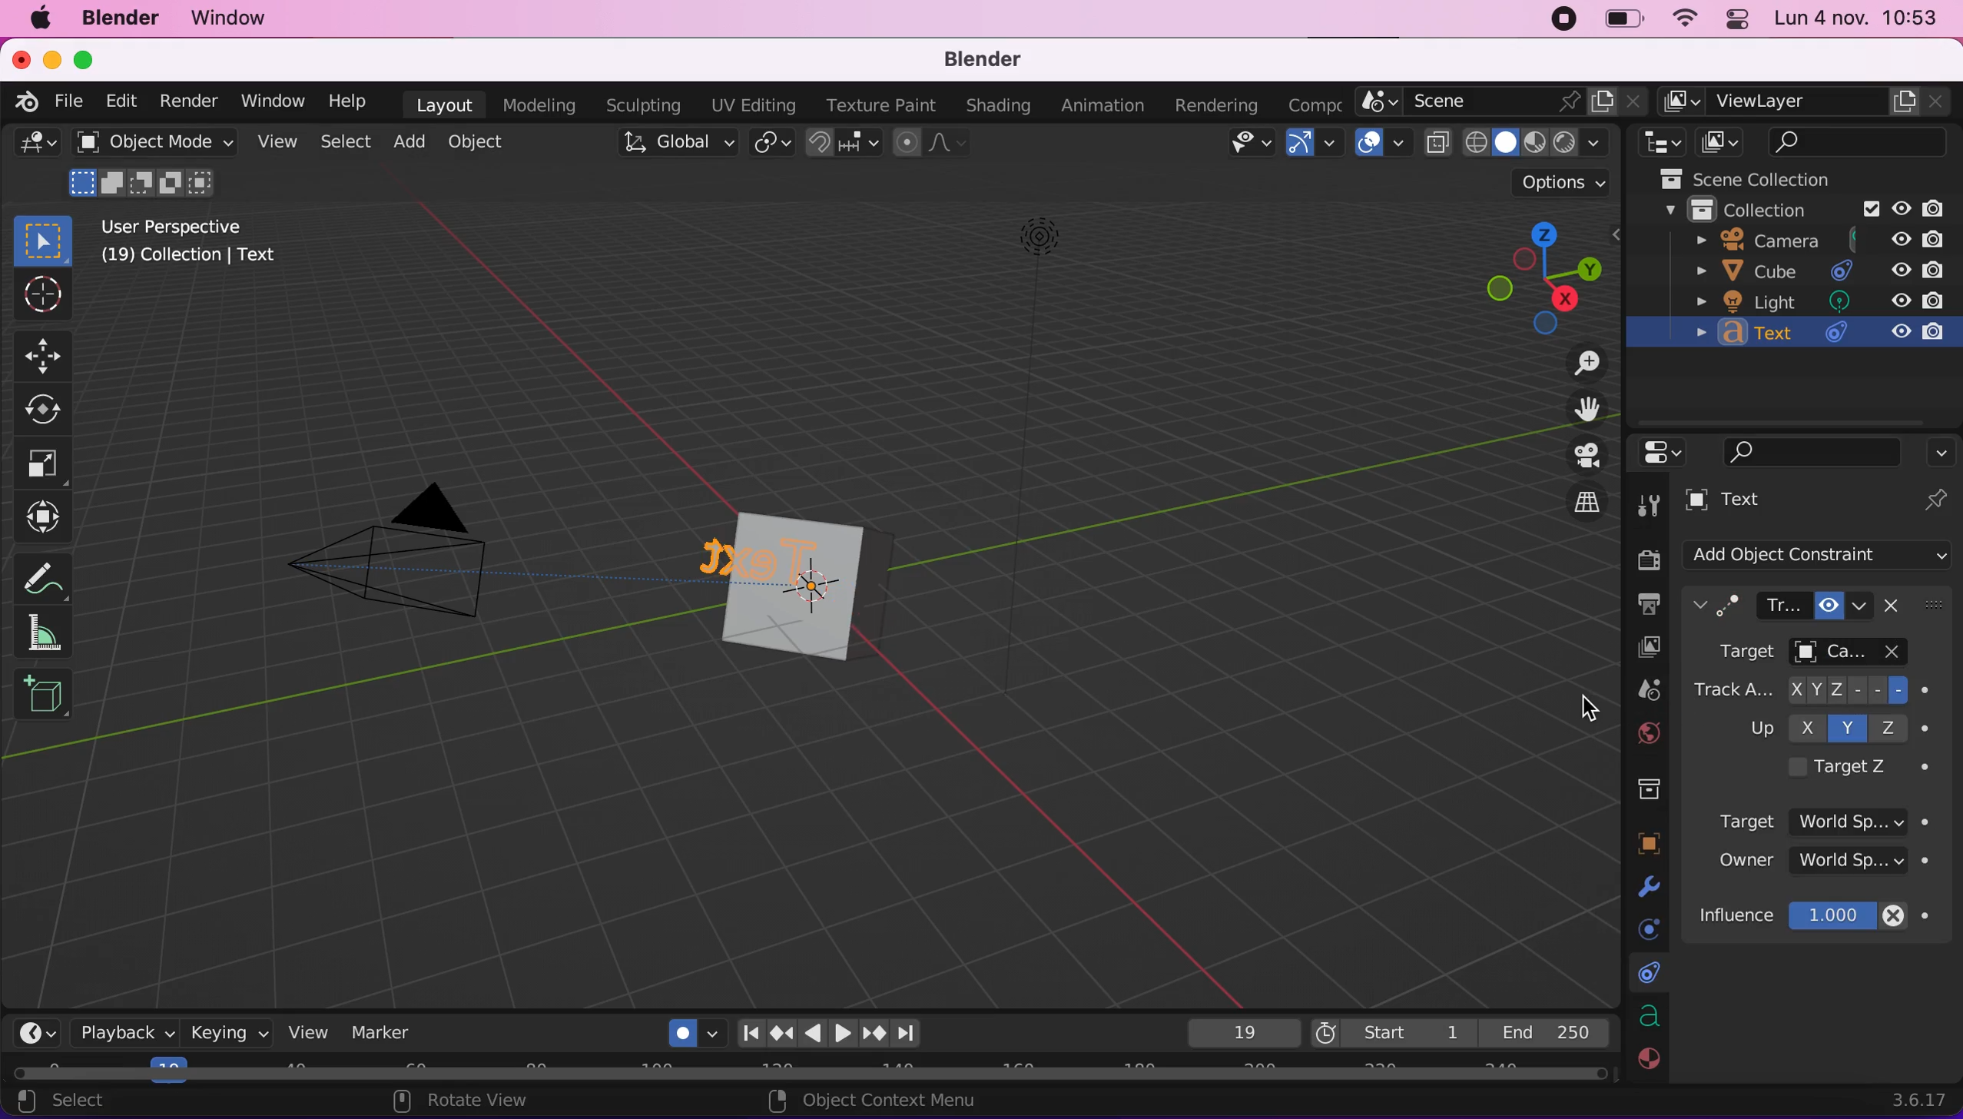 This screenshot has width=1963, height=1119. Describe the element at coordinates (1310, 102) in the screenshot. I see `` at that location.